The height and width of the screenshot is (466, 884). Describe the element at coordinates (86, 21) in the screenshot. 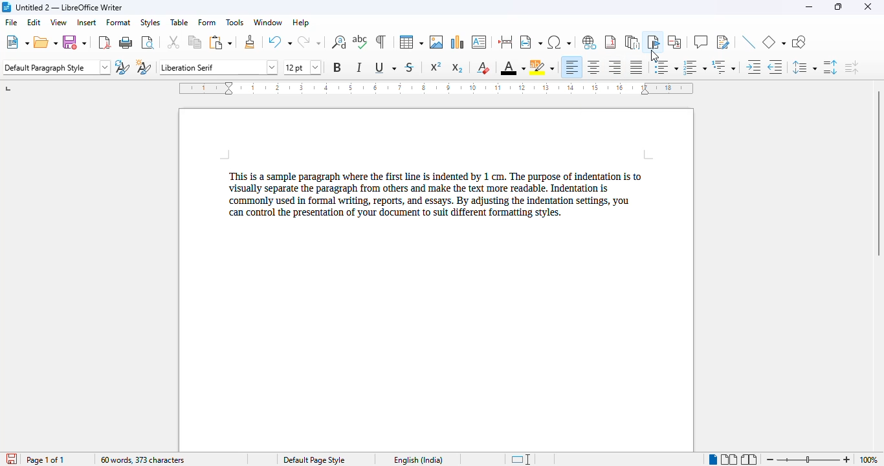

I see `insert` at that location.